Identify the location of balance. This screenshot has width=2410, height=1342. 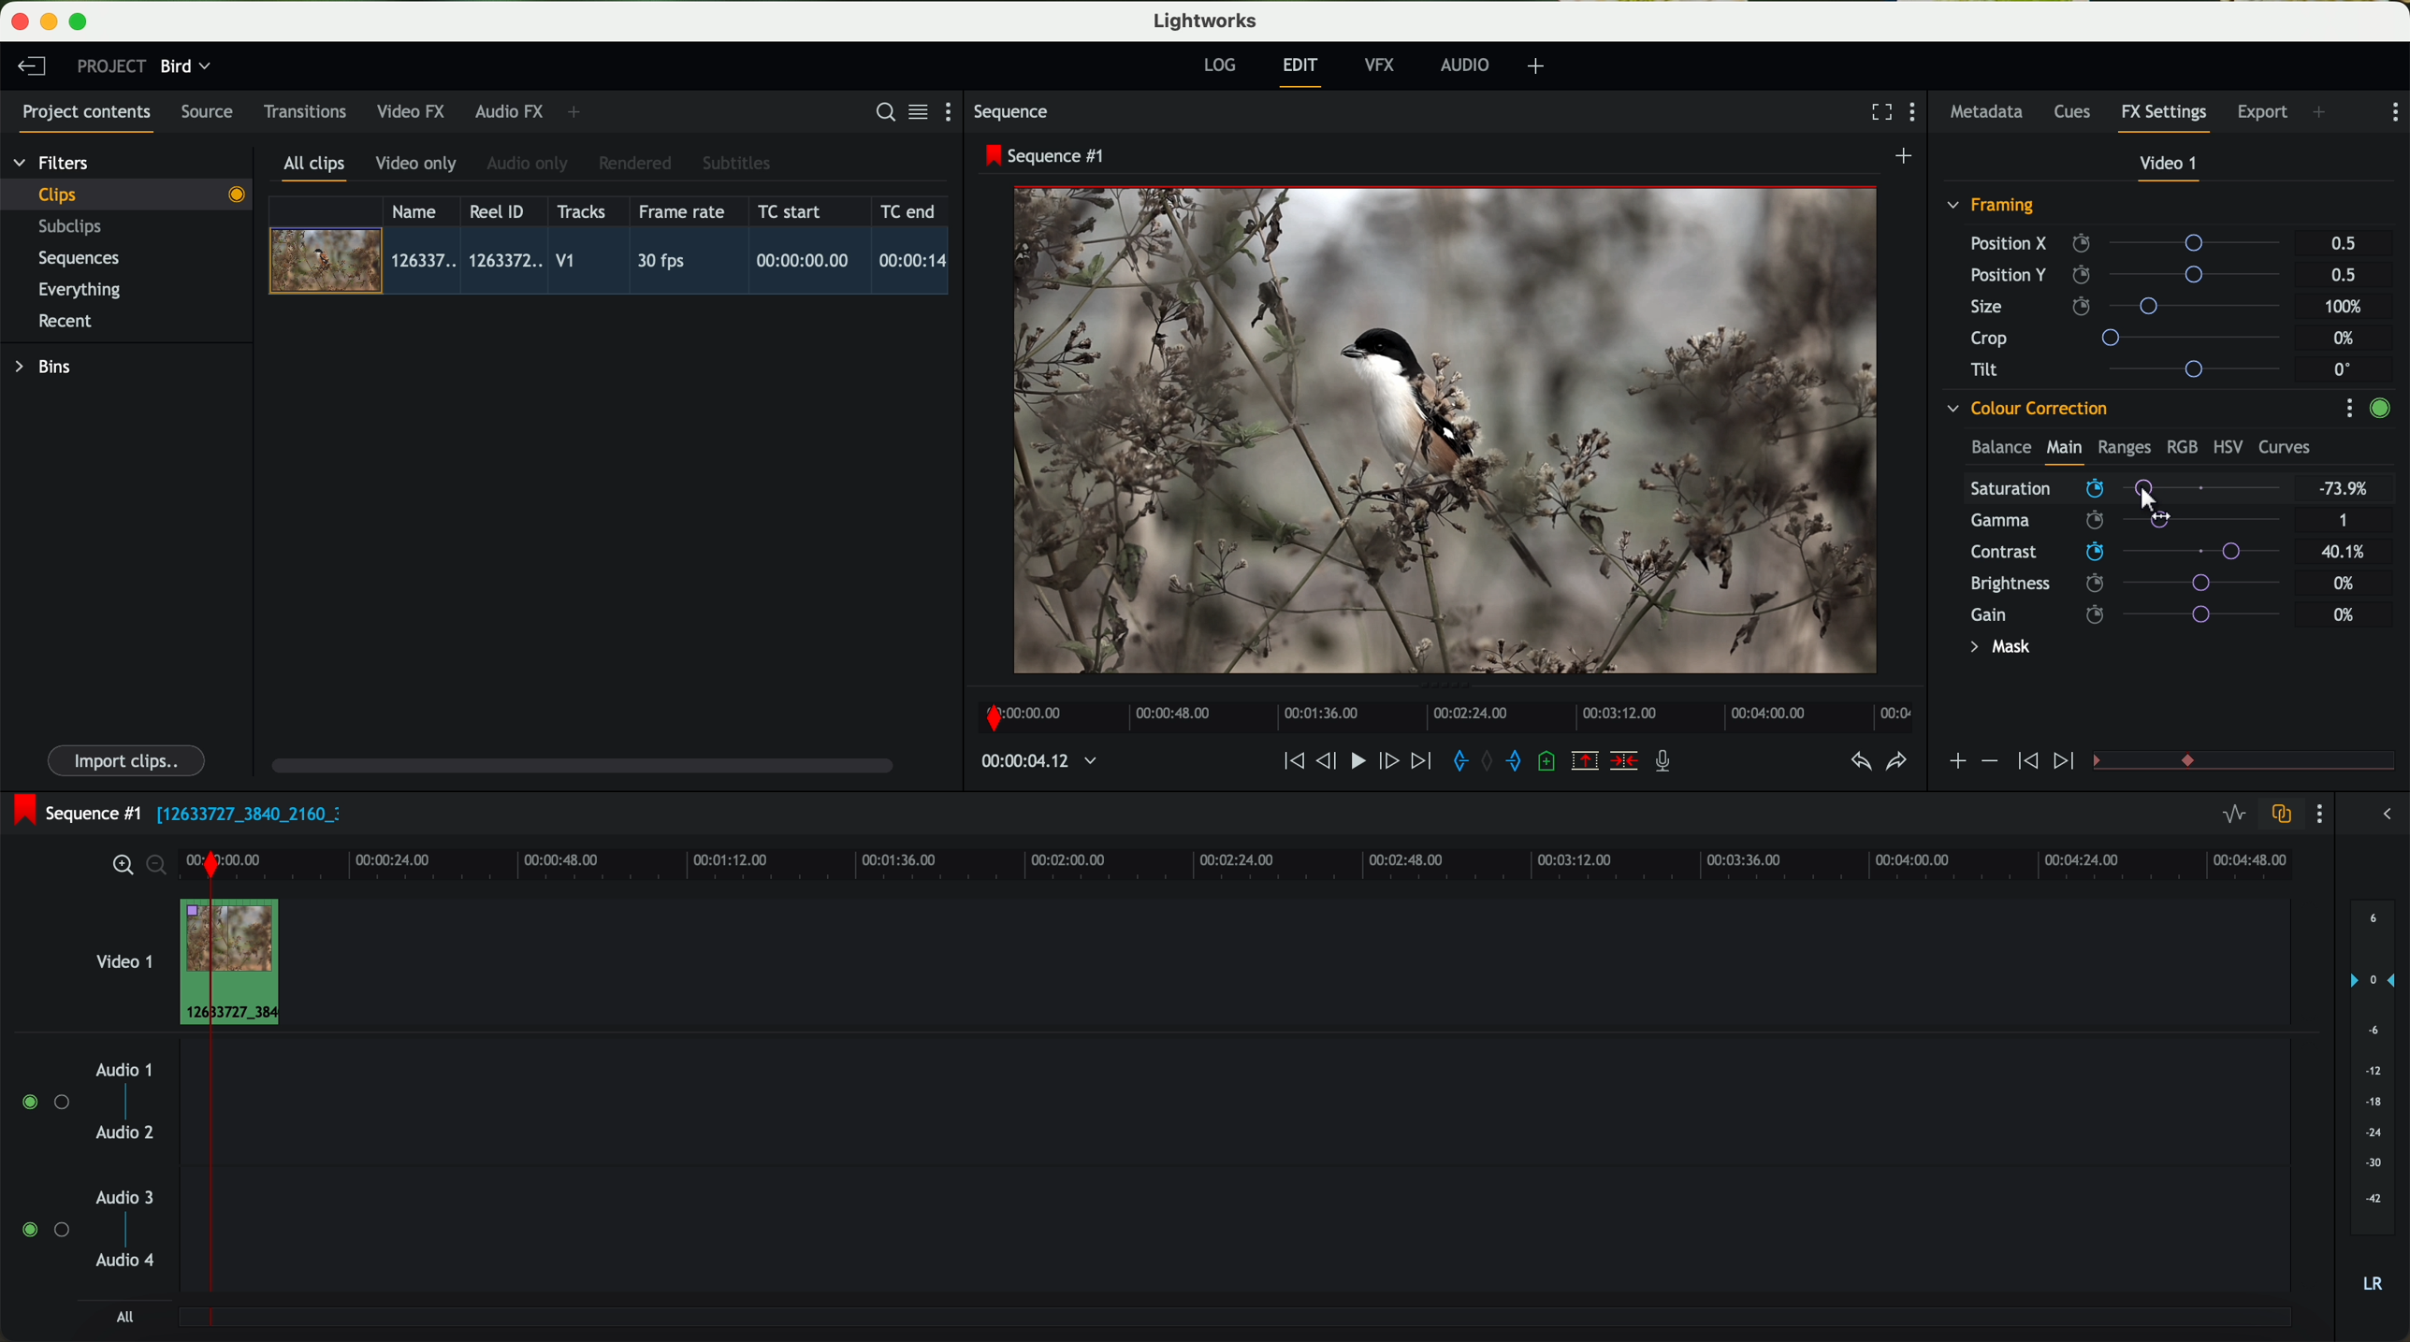
(2001, 449).